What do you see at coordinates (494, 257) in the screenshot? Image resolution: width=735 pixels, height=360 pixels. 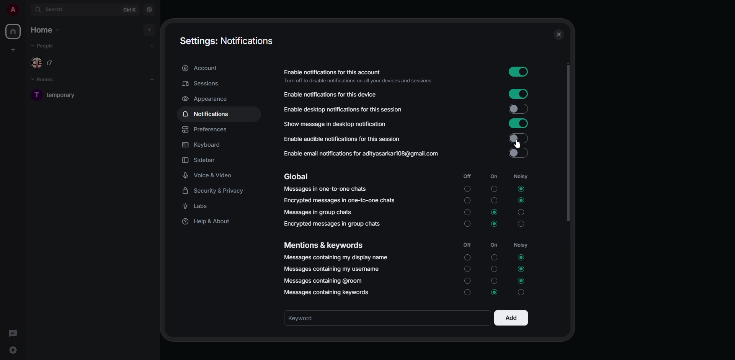 I see `On Unselected` at bounding box center [494, 257].